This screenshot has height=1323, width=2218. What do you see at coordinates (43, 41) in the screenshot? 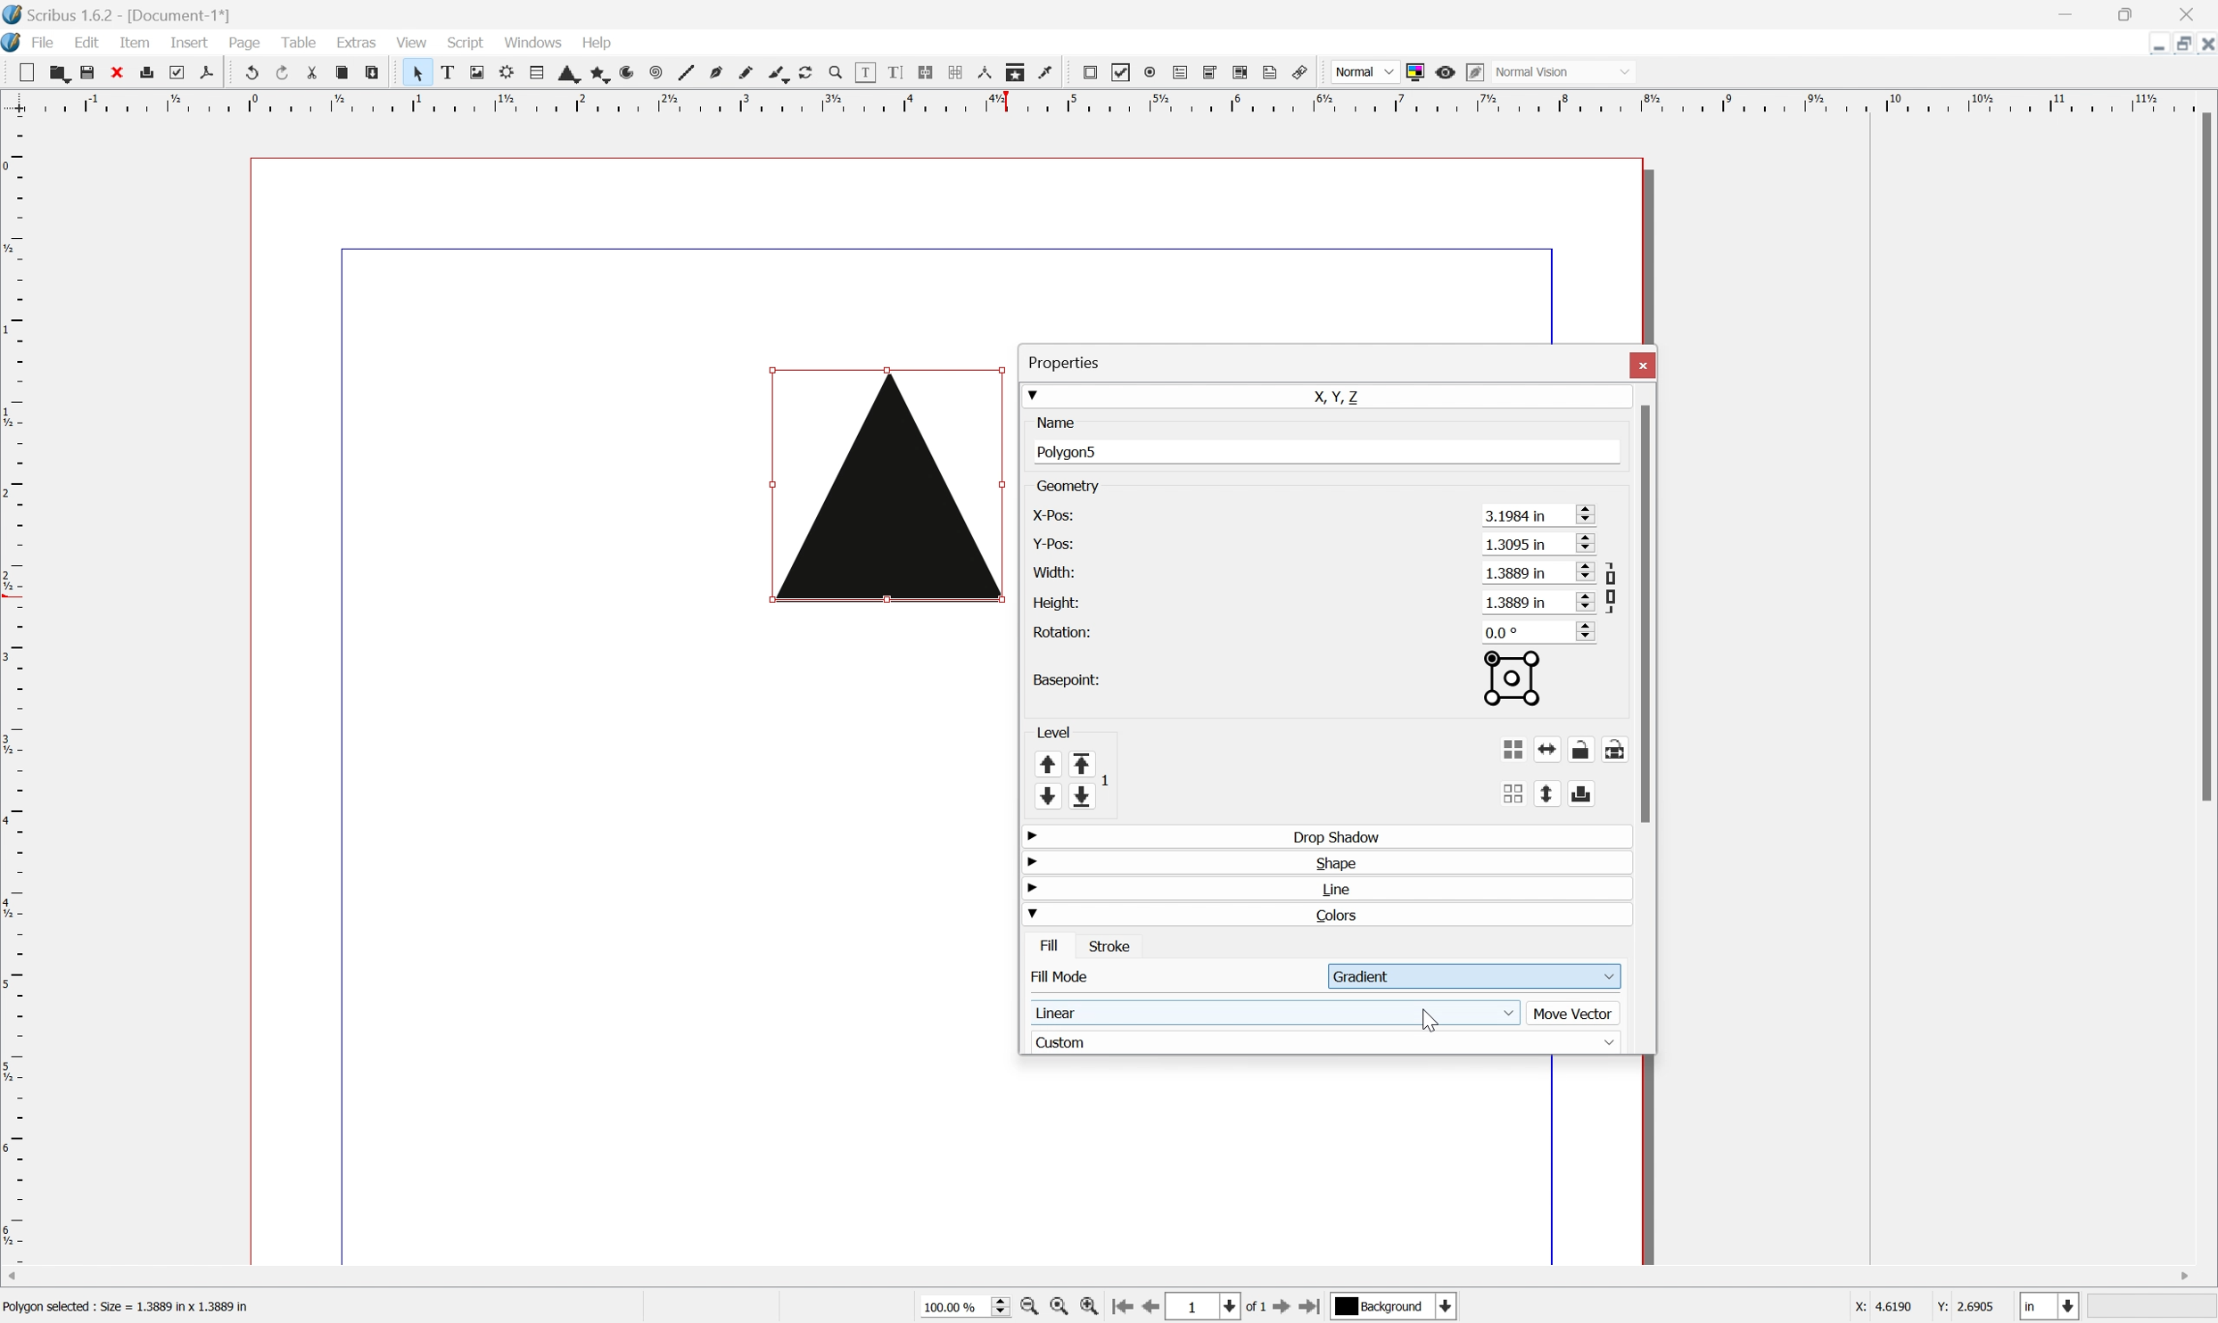
I see `File` at bounding box center [43, 41].